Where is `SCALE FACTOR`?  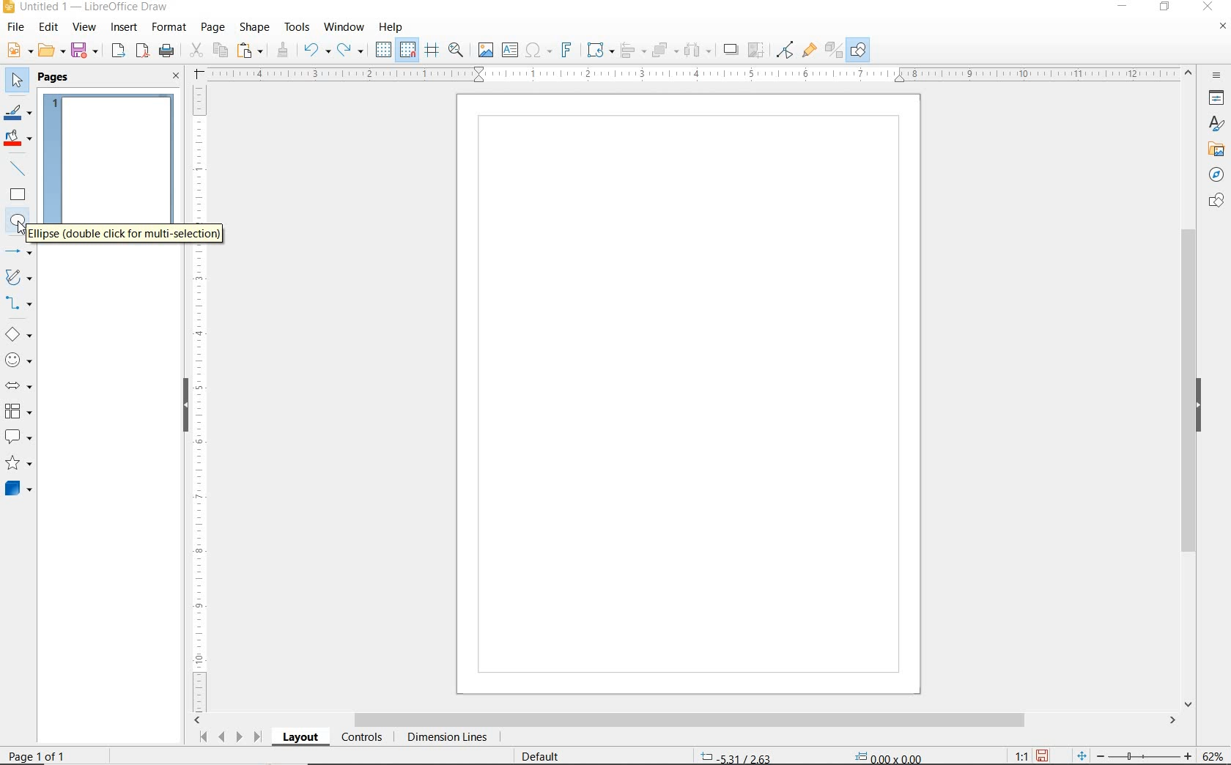
SCALE FACTOR is located at coordinates (1014, 755).